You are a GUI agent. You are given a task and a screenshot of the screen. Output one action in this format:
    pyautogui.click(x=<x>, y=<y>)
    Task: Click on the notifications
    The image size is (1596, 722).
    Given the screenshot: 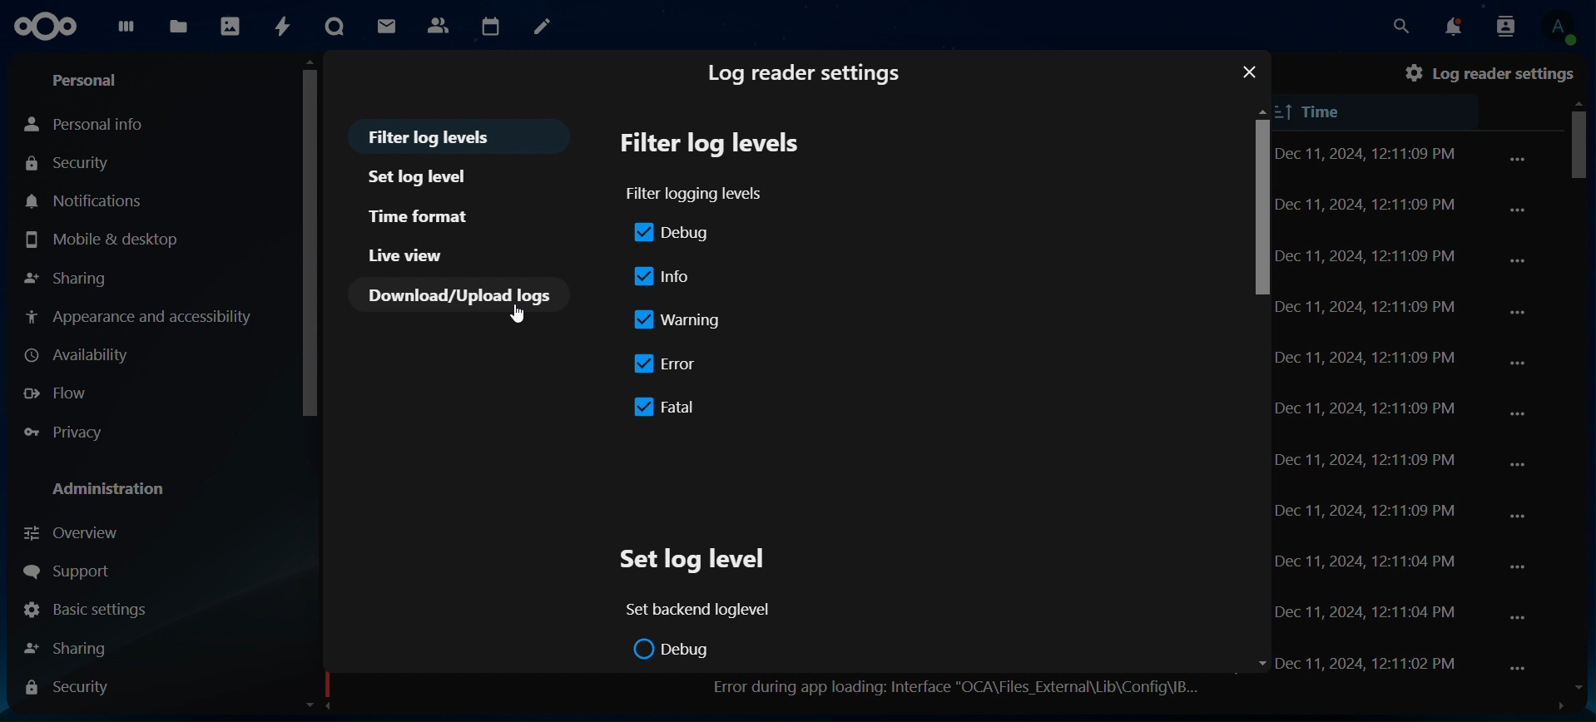 What is the action you would take?
    pyautogui.click(x=1446, y=26)
    